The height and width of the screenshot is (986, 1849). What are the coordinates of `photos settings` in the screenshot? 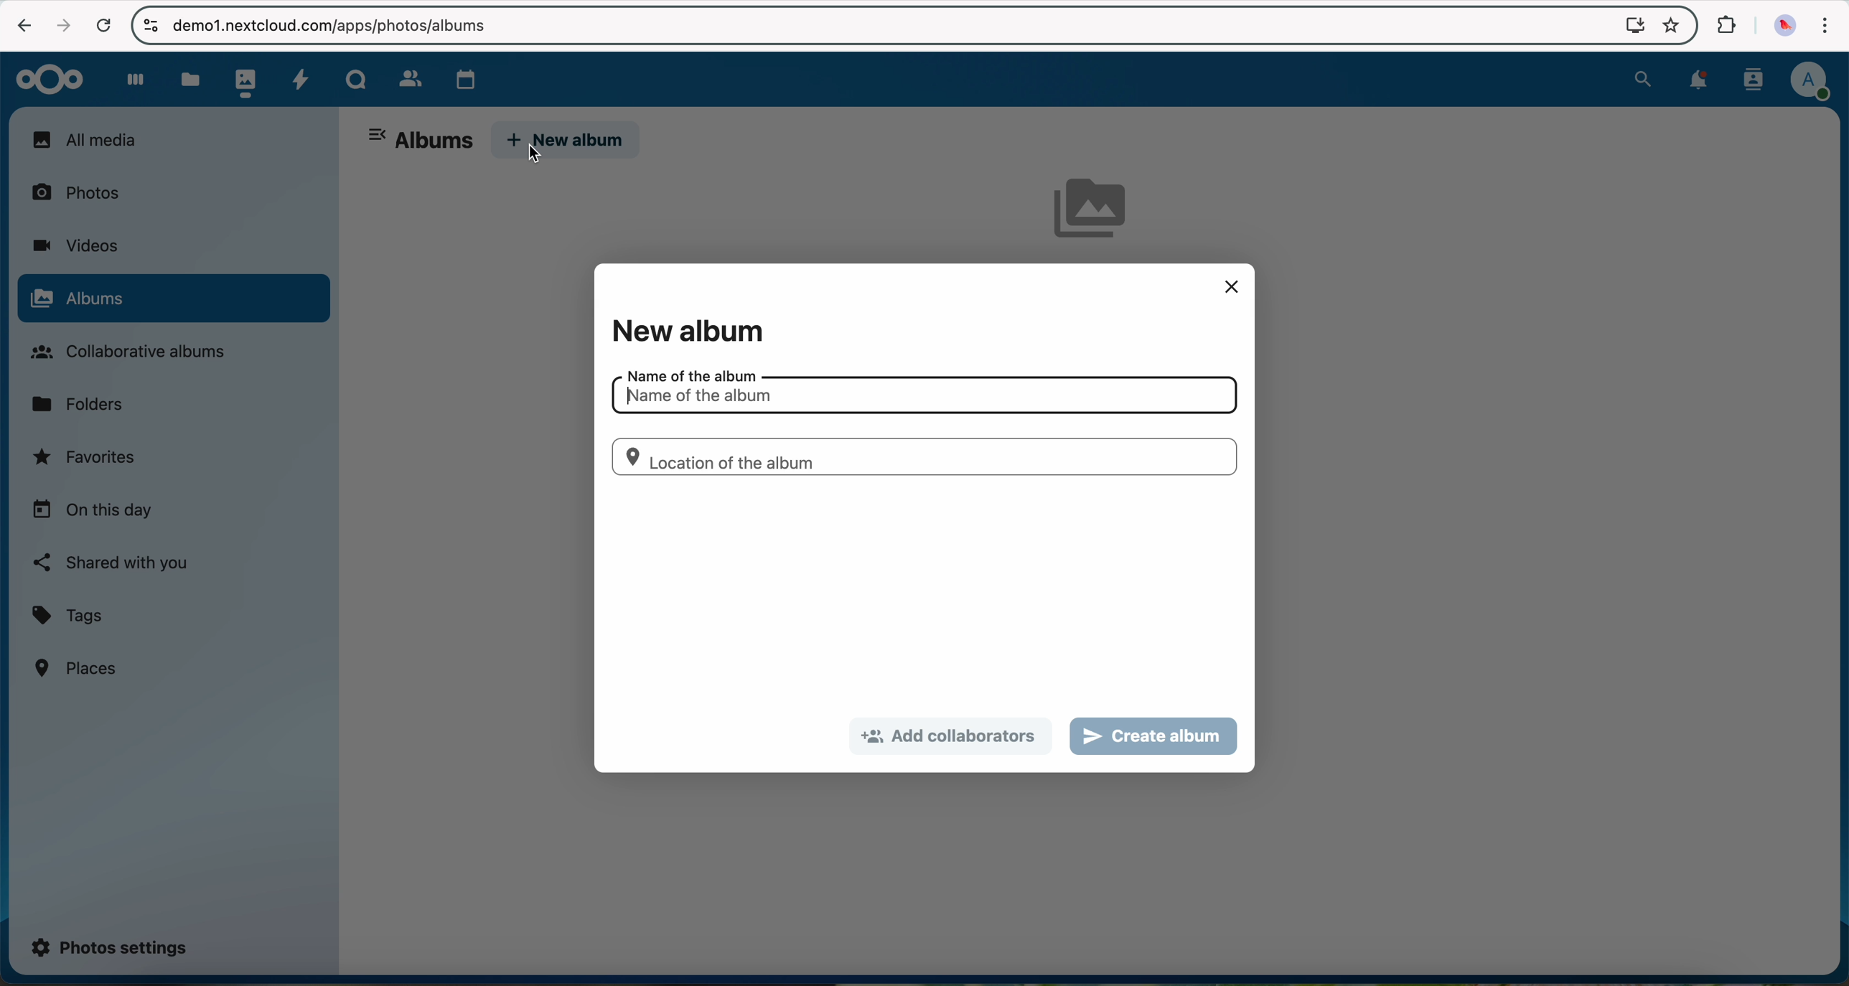 It's located at (111, 946).